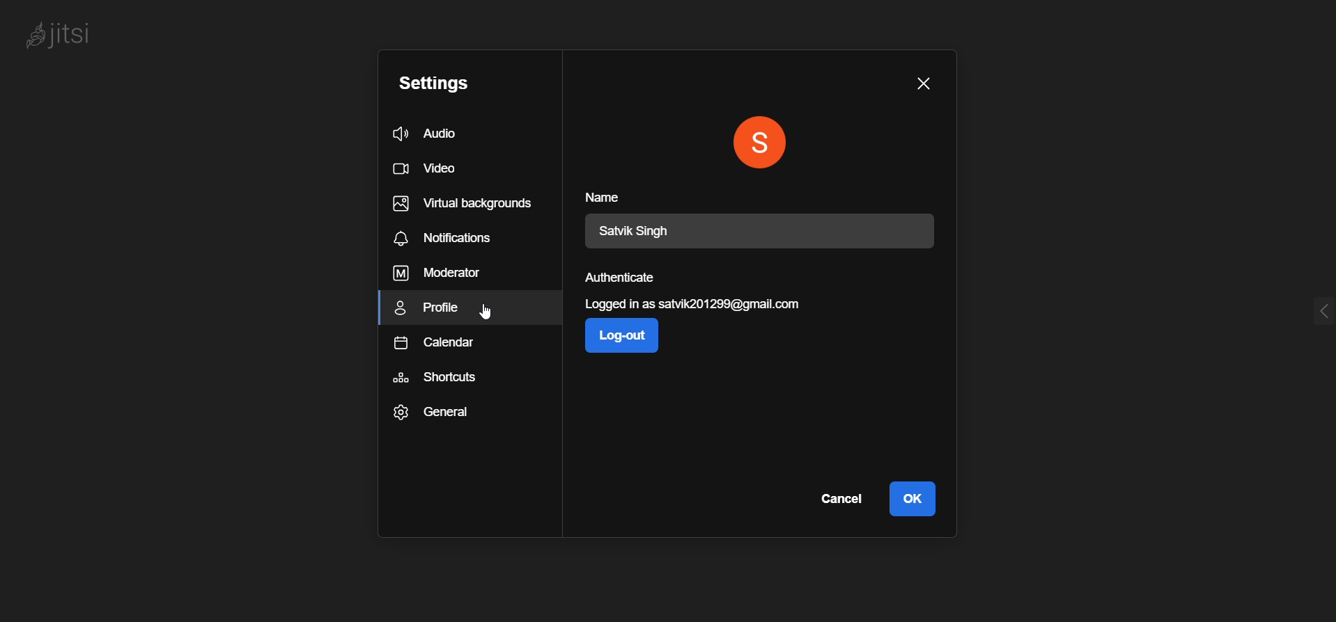 The width and height of the screenshot is (1336, 622). I want to click on authenticate, so click(624, 280).